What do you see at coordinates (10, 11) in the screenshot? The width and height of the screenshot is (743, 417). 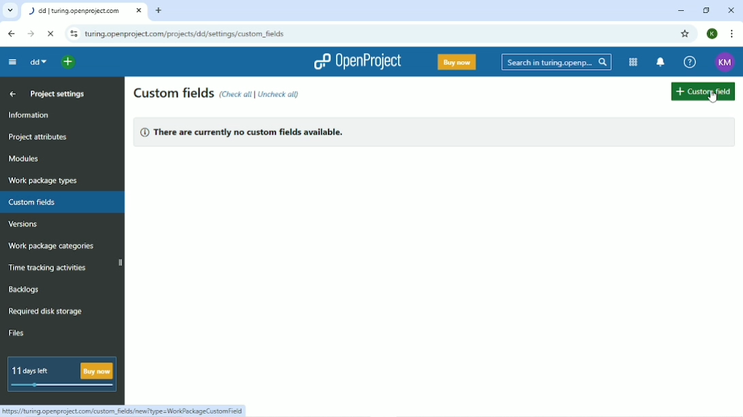 I see `Search tabs` at bounding box center [10, 11].